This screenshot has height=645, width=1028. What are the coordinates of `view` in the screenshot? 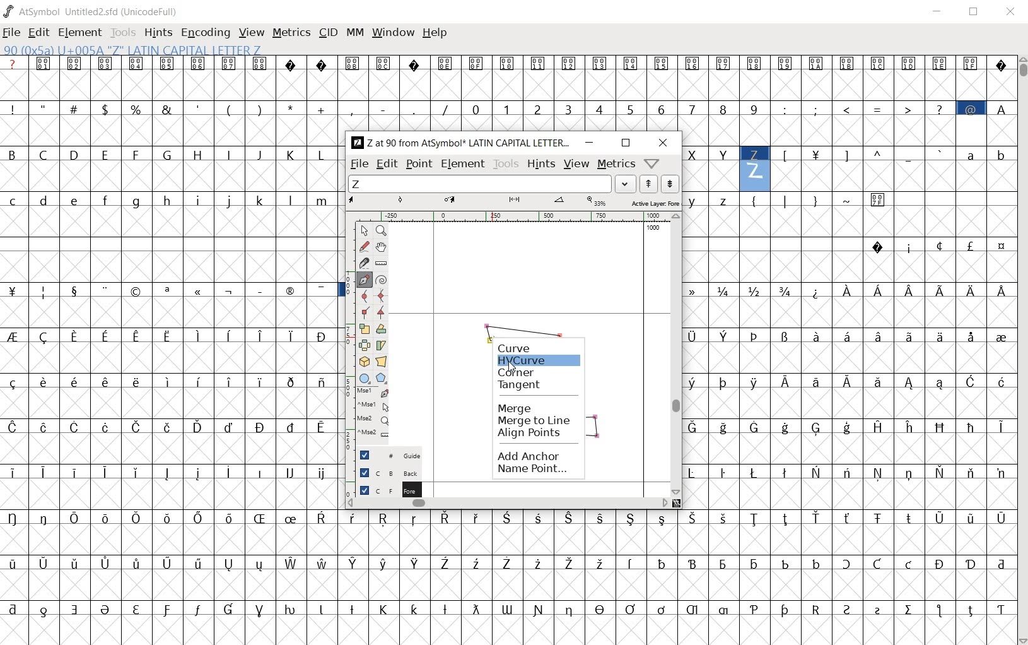 It's located at (576, 165).